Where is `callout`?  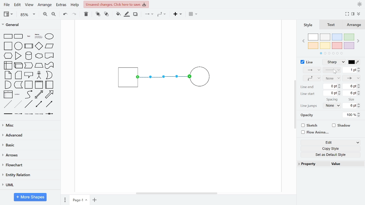
callout is located at coordinates (29, 75).